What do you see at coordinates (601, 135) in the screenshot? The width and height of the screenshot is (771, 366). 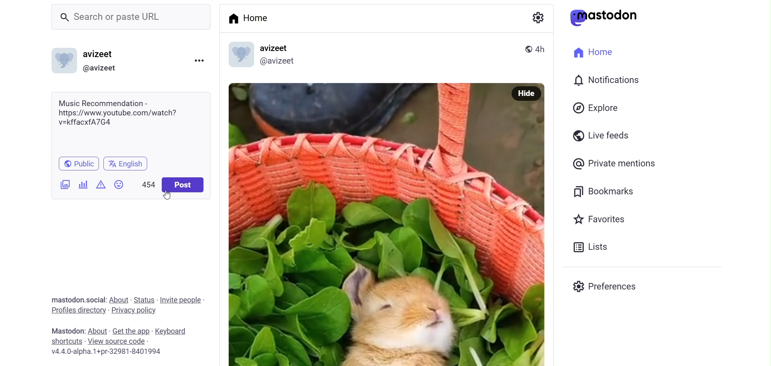 I see `Live Feeds` at bounding box center [601, 135].